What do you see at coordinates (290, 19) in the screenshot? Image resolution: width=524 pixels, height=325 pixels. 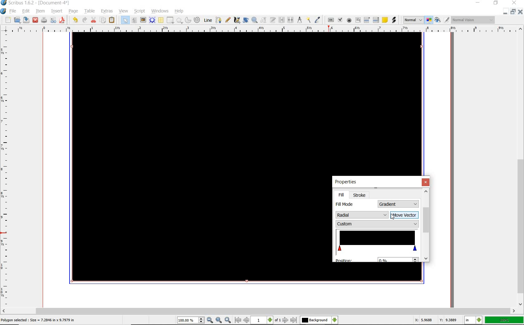 I see `unlink text frames` at bounding box center [290, 19].